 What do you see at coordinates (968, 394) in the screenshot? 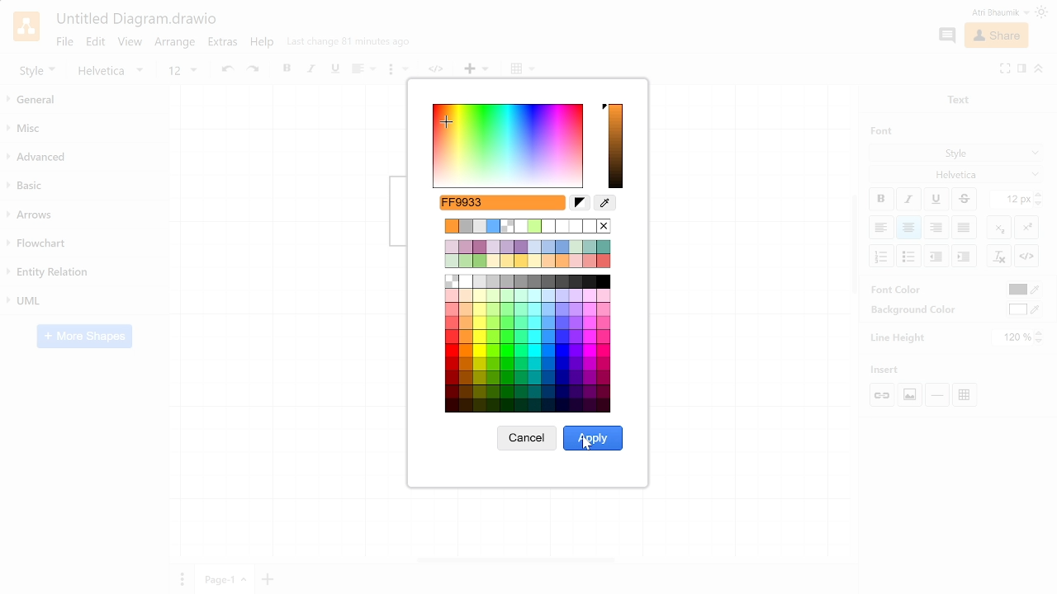
I see `Table` at bounding box center [968, 394].